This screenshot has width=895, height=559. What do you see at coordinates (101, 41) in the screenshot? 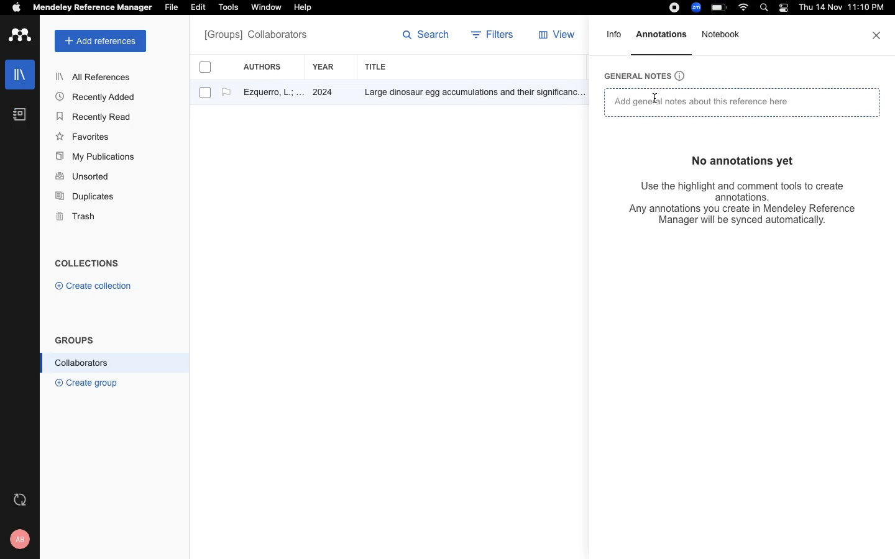
I see `add references` at bounding box center [101, 41].